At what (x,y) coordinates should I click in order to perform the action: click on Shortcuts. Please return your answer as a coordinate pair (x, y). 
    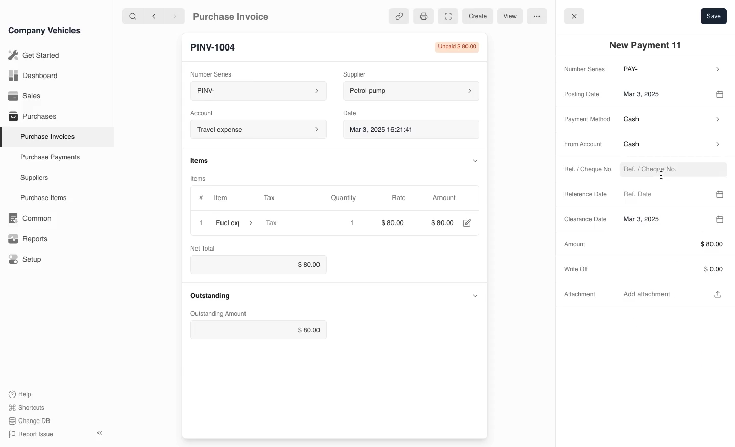
    Looking at the image, I should click on (27, 408).